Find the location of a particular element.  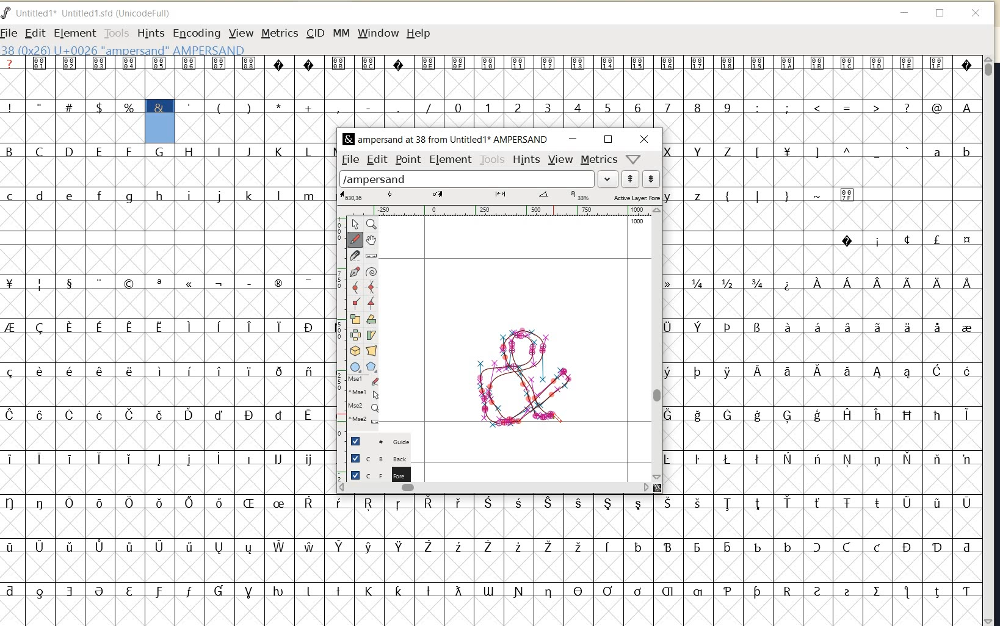

restore is located at coordinates (940, 13).